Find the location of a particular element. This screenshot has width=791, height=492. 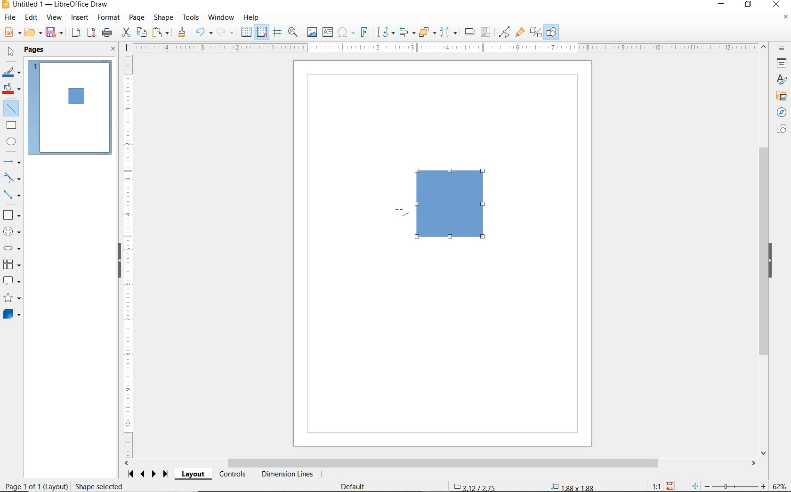

SAVE is located at coordinates (670, 486).